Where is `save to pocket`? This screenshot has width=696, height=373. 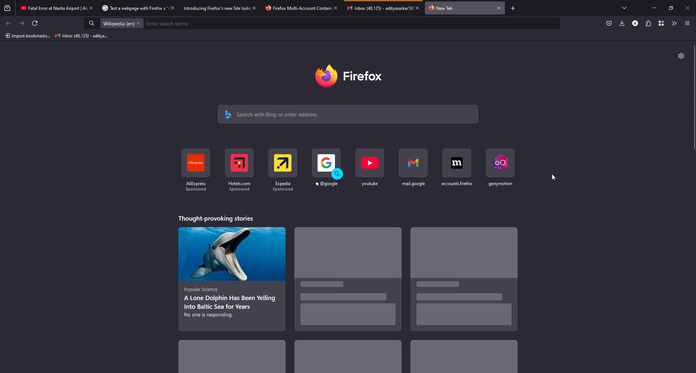 save to pocket is located at coordinates (609, 24).